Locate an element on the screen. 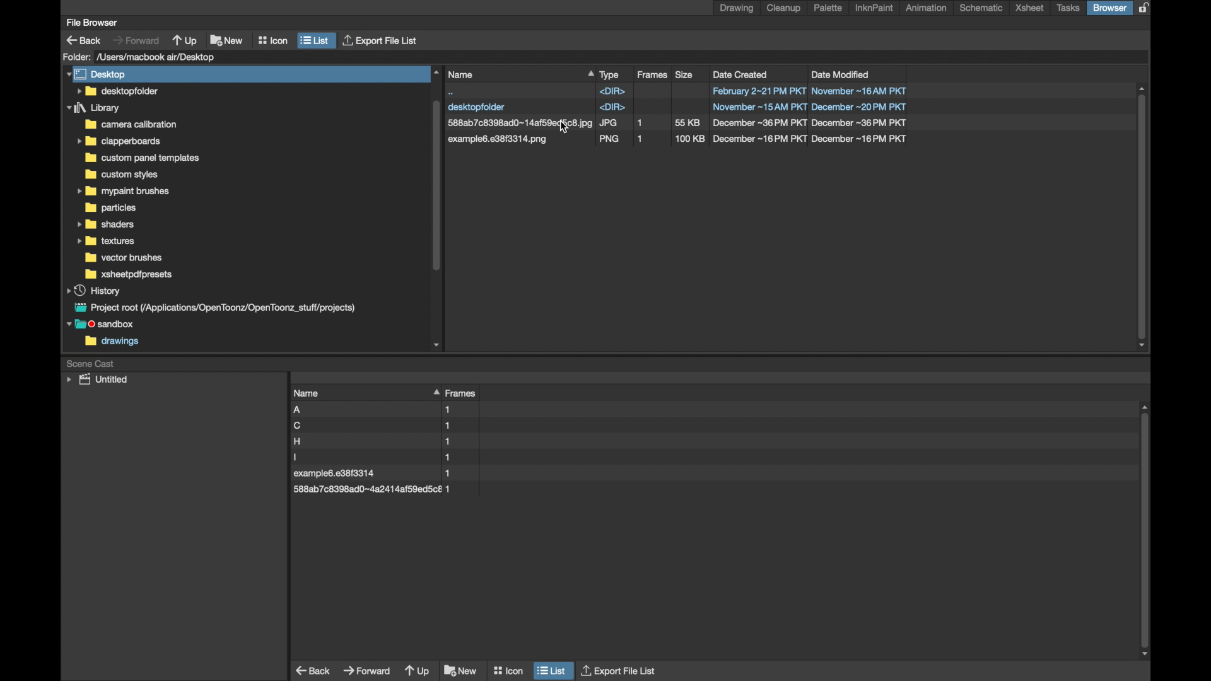  file is located at coordinates (677, 108).